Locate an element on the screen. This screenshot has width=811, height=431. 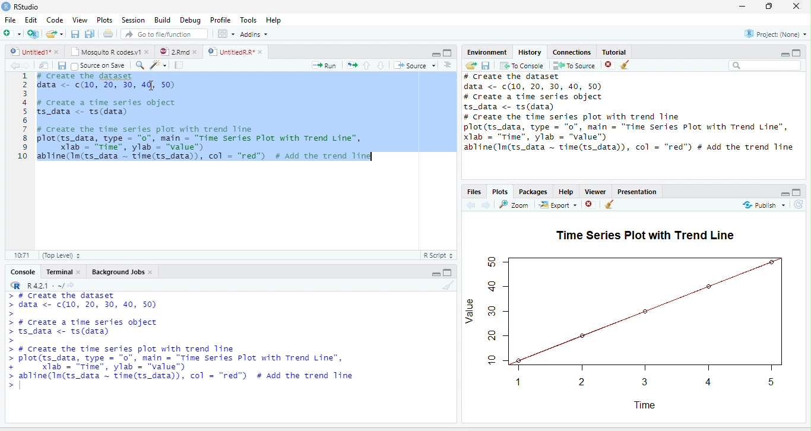
# Create the gataset

data <- (10, 20, 30, 4], 50)

# create a time series object

ts_data <- ts(data)

# create the time series plot with trend line

plot(ts_data, type = “0”, main = "Time series Plot with Trend Line",
X1ab - “rime”, ylab'= “value")

abline(Im(ts_data ~ time(ts_data)), col = "red”) # Add the trend line is located at coordinates (206, 119).